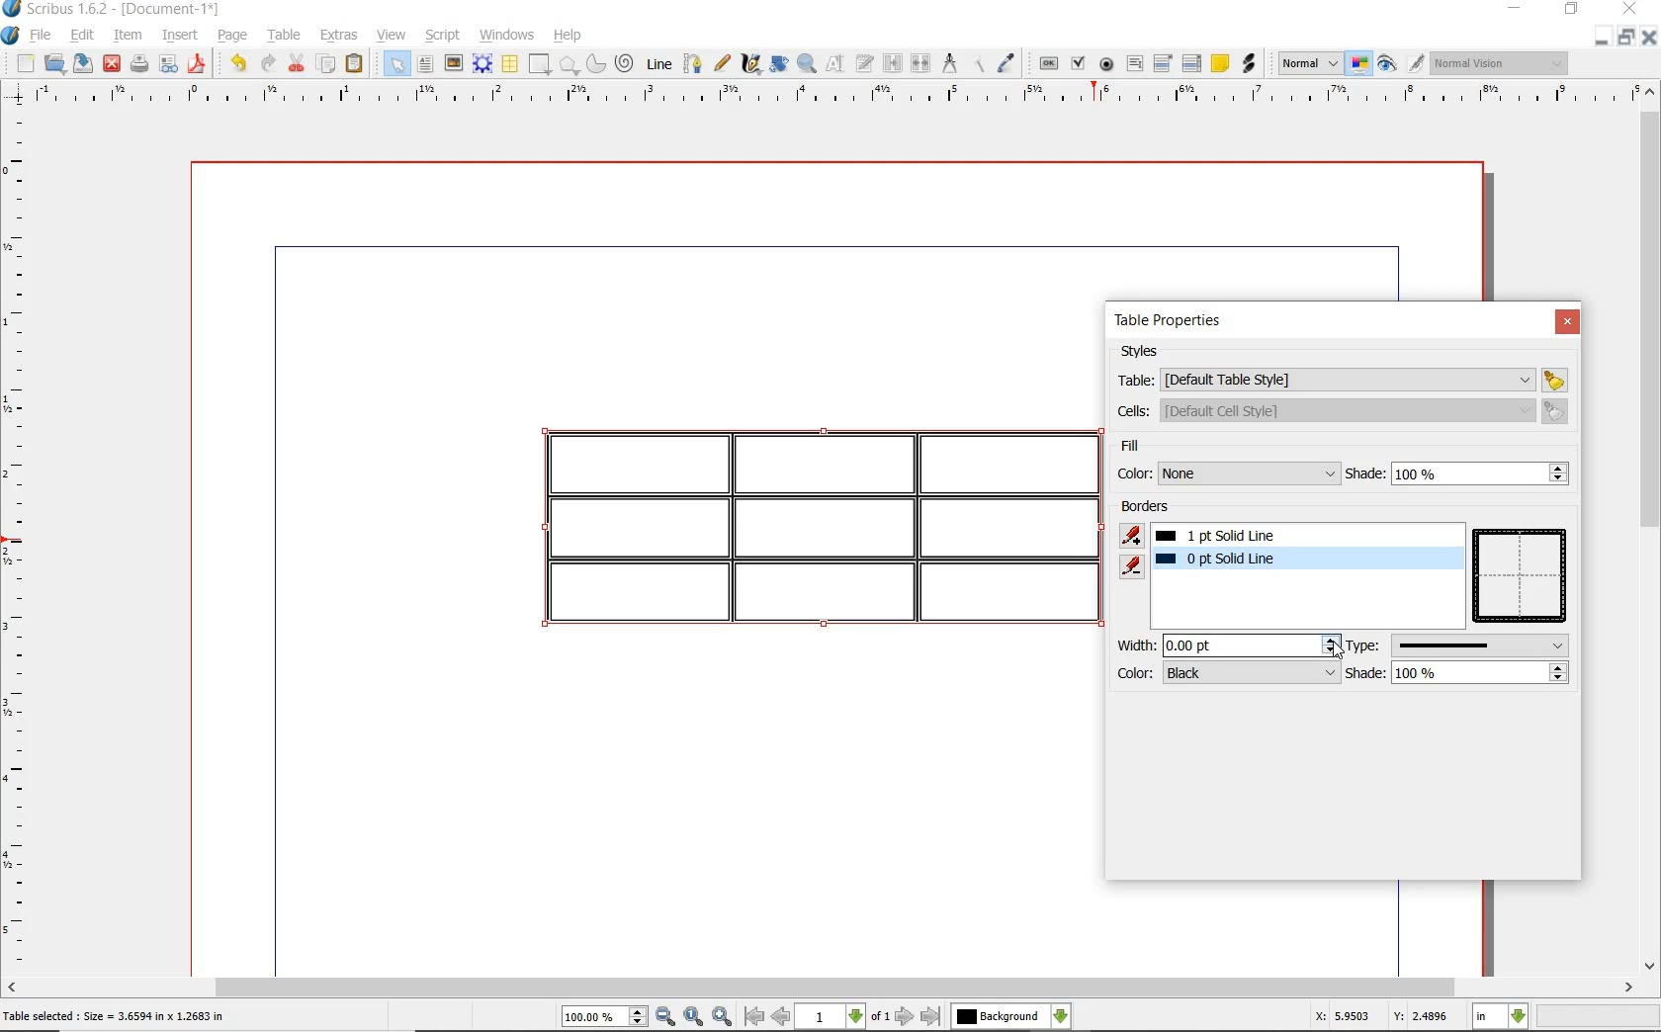  Describe the element at coordinates (566, 37) in the screenshot. I see `help` at that location.